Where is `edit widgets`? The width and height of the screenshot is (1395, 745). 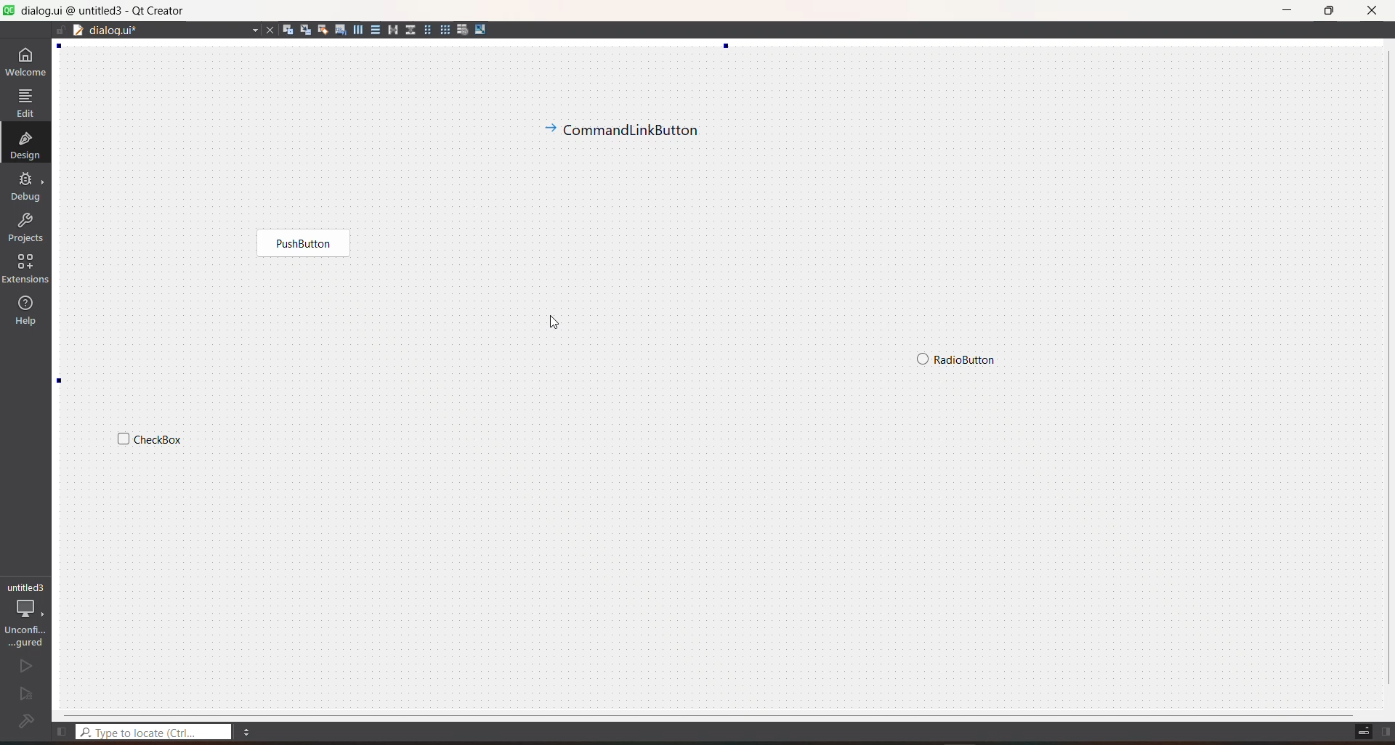 edit widgets is located at coordinates (288, 30).